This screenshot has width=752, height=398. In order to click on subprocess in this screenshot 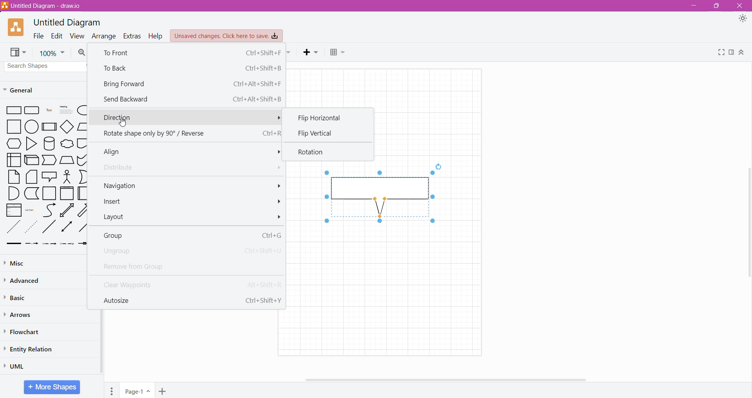, I will do `click(49, 127)`.